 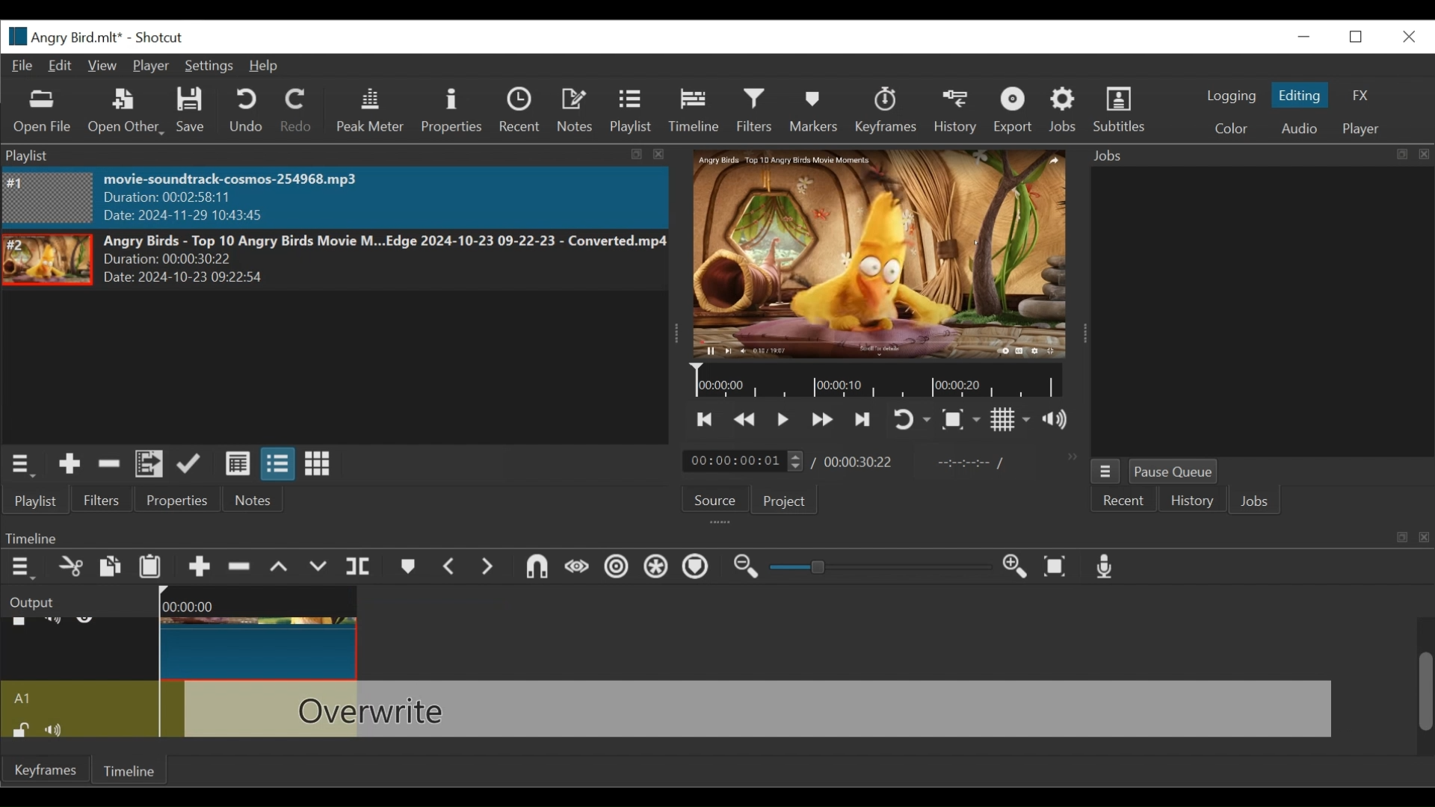 I want to click on Zoom timeline out, so click(x=750, y=568).